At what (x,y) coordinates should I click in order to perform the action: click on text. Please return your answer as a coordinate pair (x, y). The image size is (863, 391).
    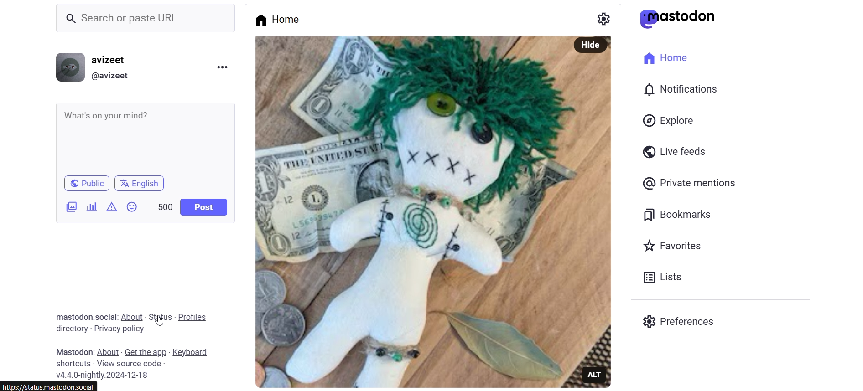
    Looking at the image, I should click on (74, 350).